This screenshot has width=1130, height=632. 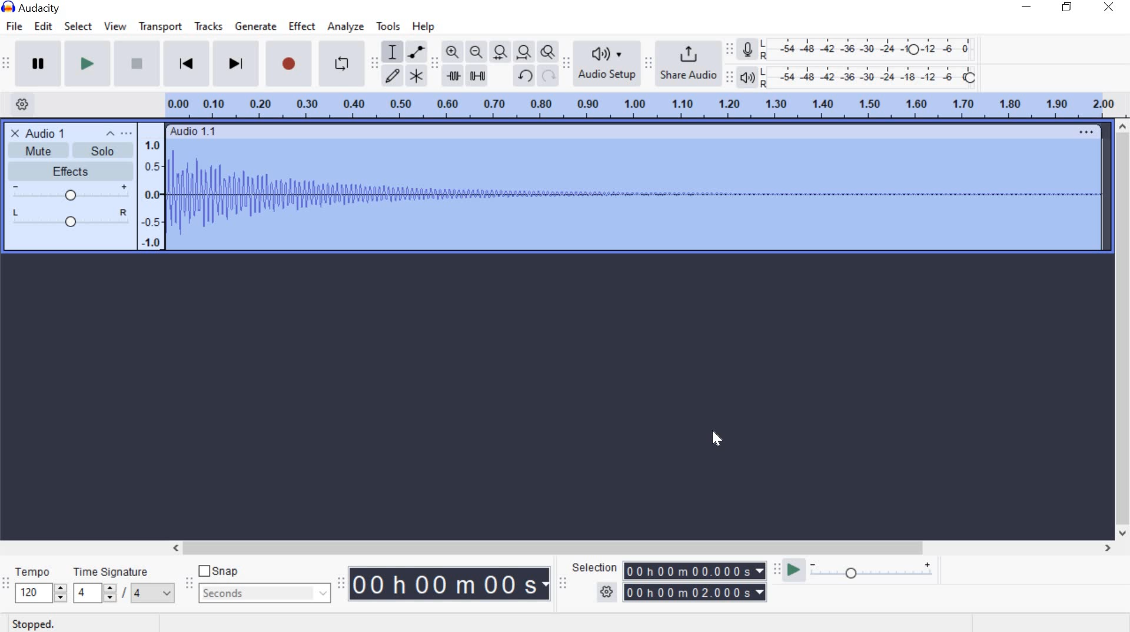 I want to click on Looping Region, so click(x=639, y=106).